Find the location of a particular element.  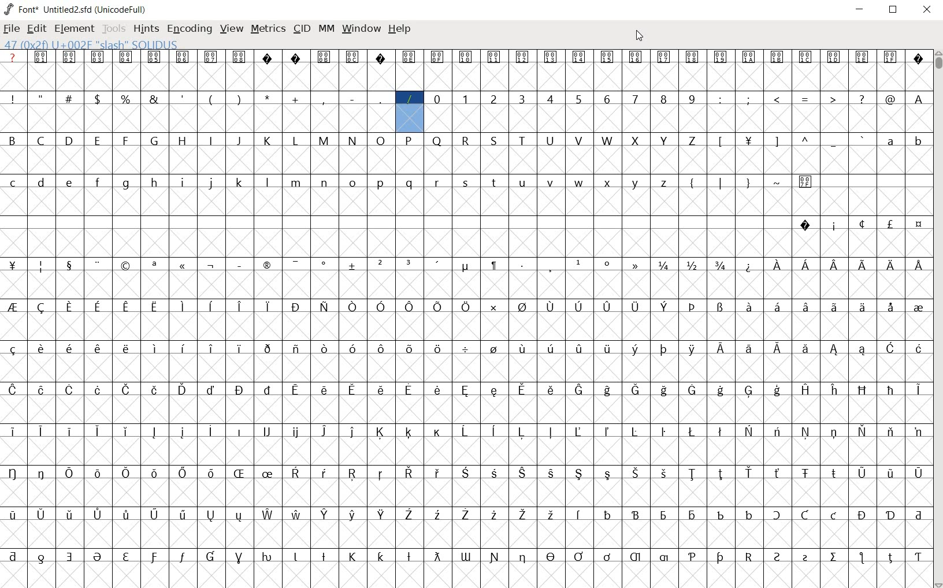

glyph is located at coordinates (805, 225).